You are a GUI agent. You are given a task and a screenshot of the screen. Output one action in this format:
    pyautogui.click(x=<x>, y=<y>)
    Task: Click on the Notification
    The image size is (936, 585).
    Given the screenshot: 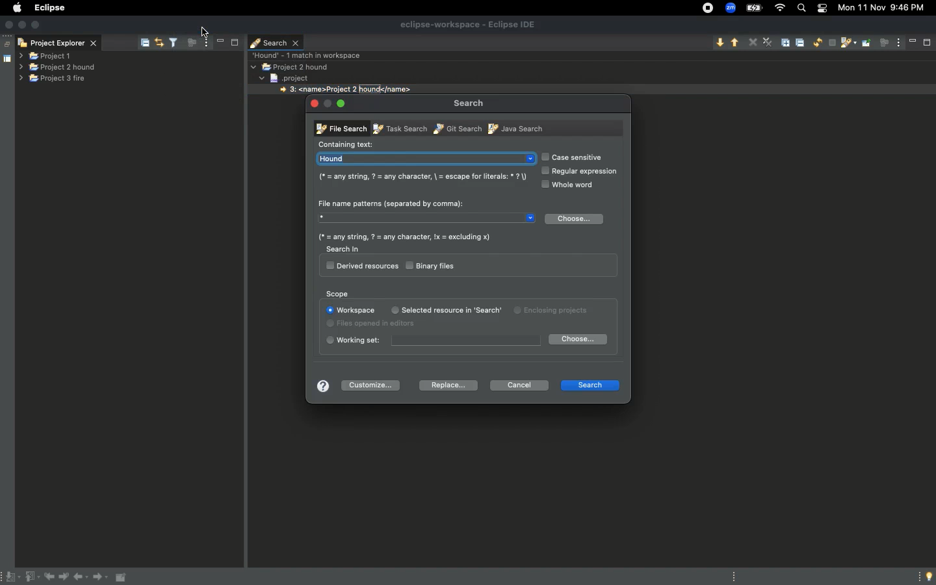 What is the action you would take?
    pyautogui.click(x=821, y=9)
    